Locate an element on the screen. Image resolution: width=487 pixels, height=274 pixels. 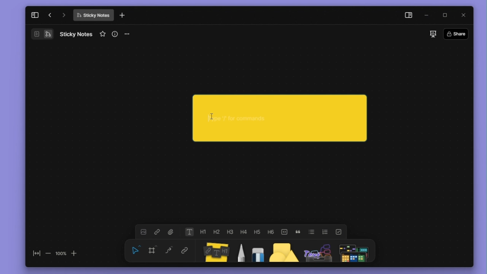
text is located at coordinates (191, 232).